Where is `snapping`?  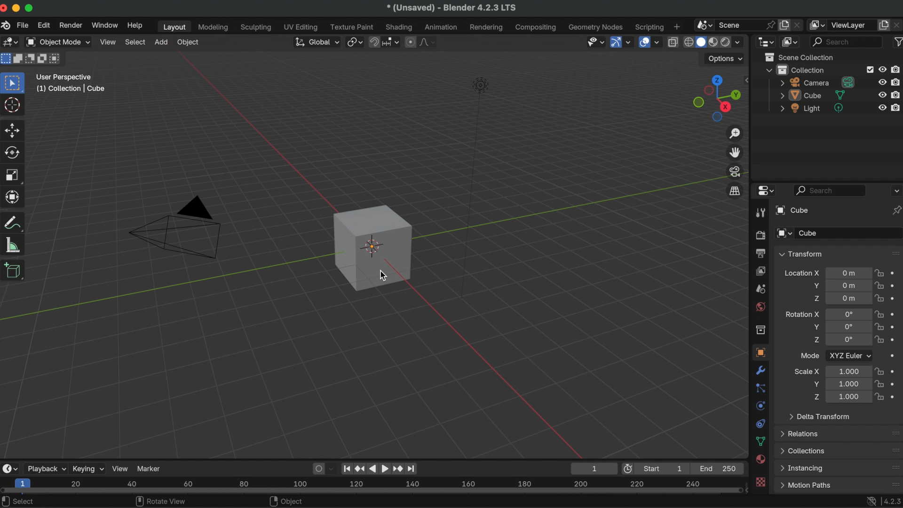
snapping is located at coordinates (392, 41).